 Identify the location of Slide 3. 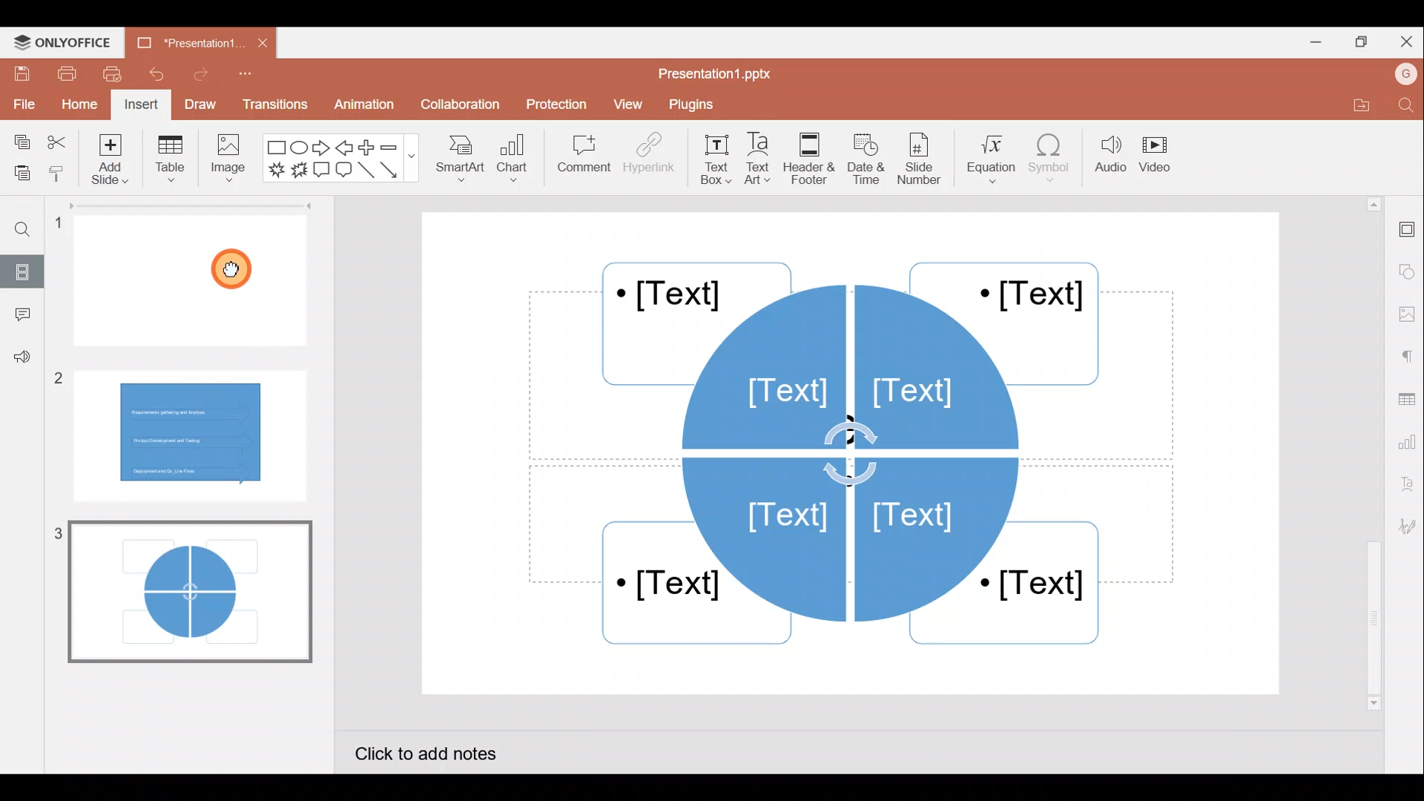
(185, 590).